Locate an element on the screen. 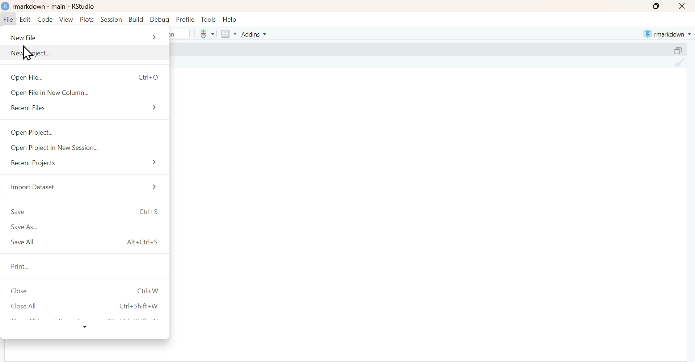 The height and width of the screenshot is (362, 695). Logo is located at coordinates (6, 7).